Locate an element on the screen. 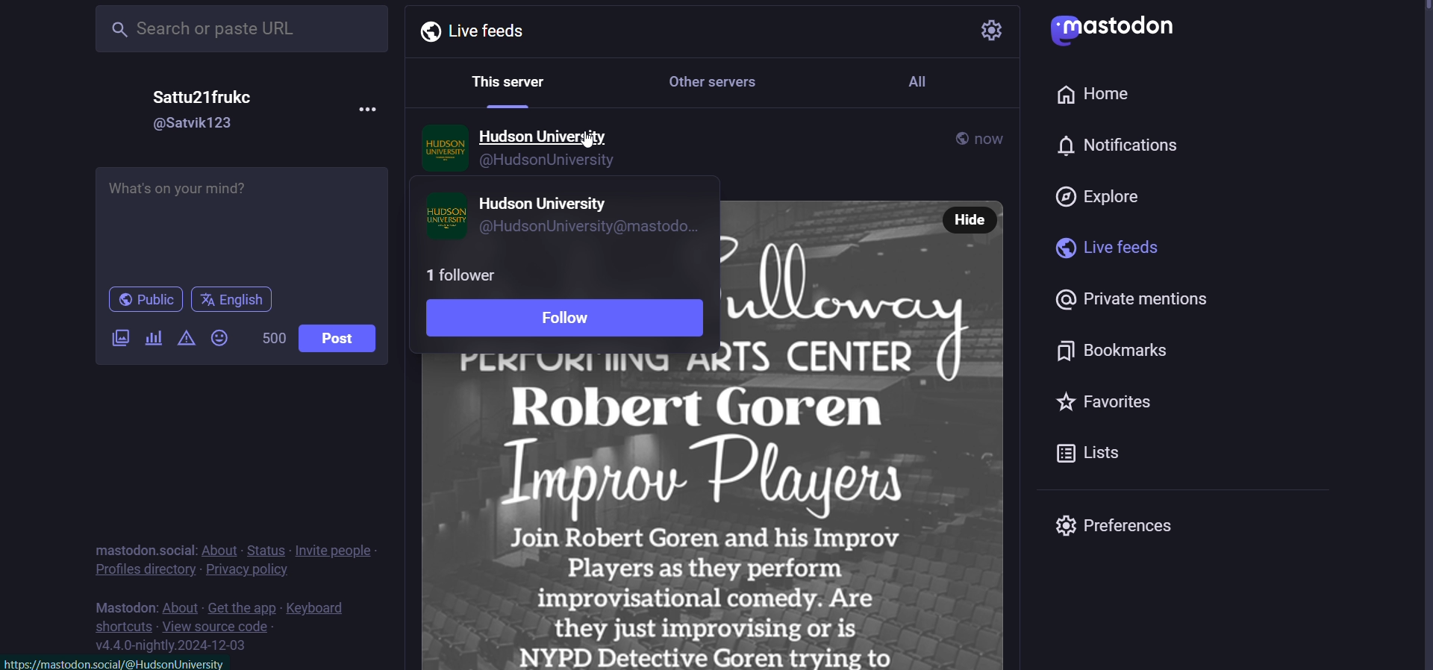 Image resolution: width=1433 pixels, height=670 pixels. all is located at coordinates (917, 79).